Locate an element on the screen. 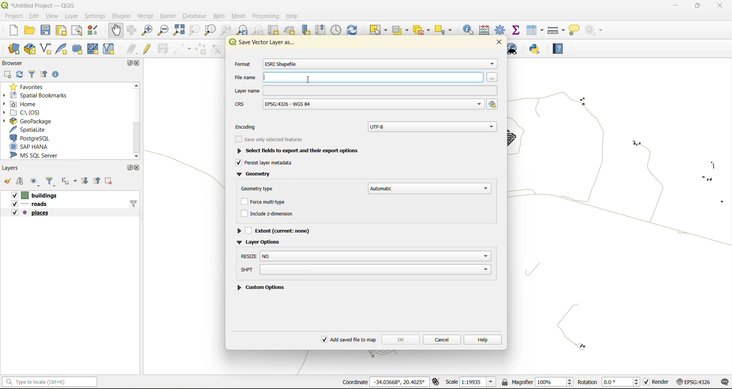 The image size is (732, 389). File name is located at coordinates (362, 77).